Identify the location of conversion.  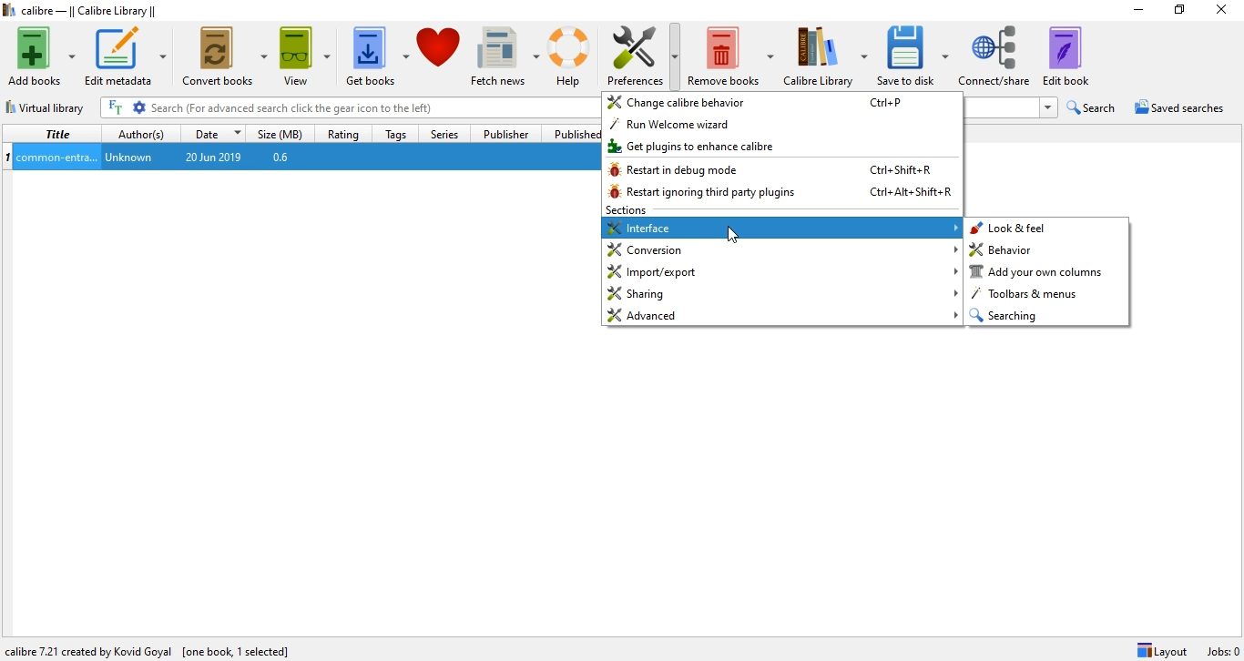
(781, 249).